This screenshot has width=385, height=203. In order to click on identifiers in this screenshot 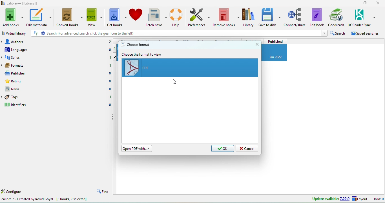, I will do `click(17, 105)`.